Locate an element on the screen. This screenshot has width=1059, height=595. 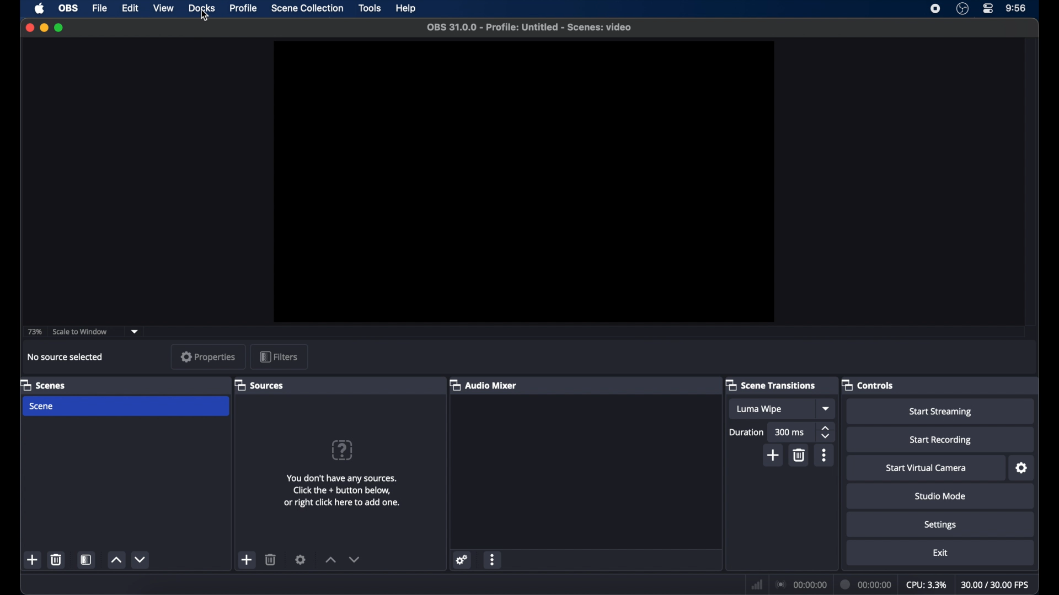
close is located at coordinates (29, 28).